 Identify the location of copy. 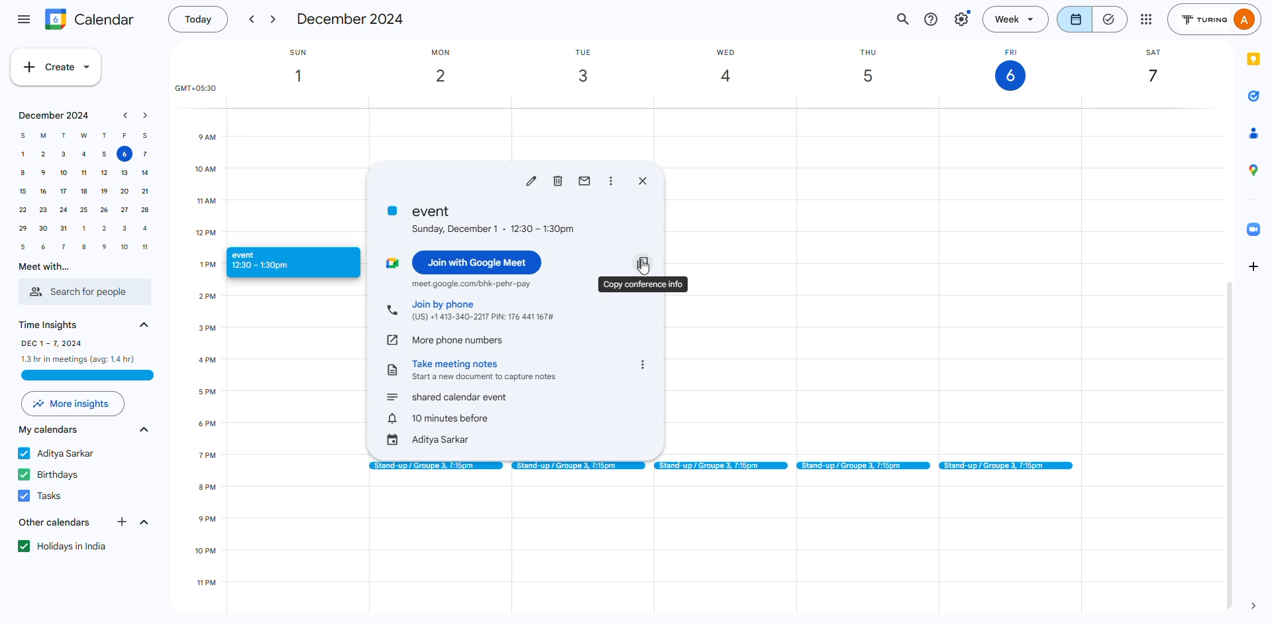
(643, 262).